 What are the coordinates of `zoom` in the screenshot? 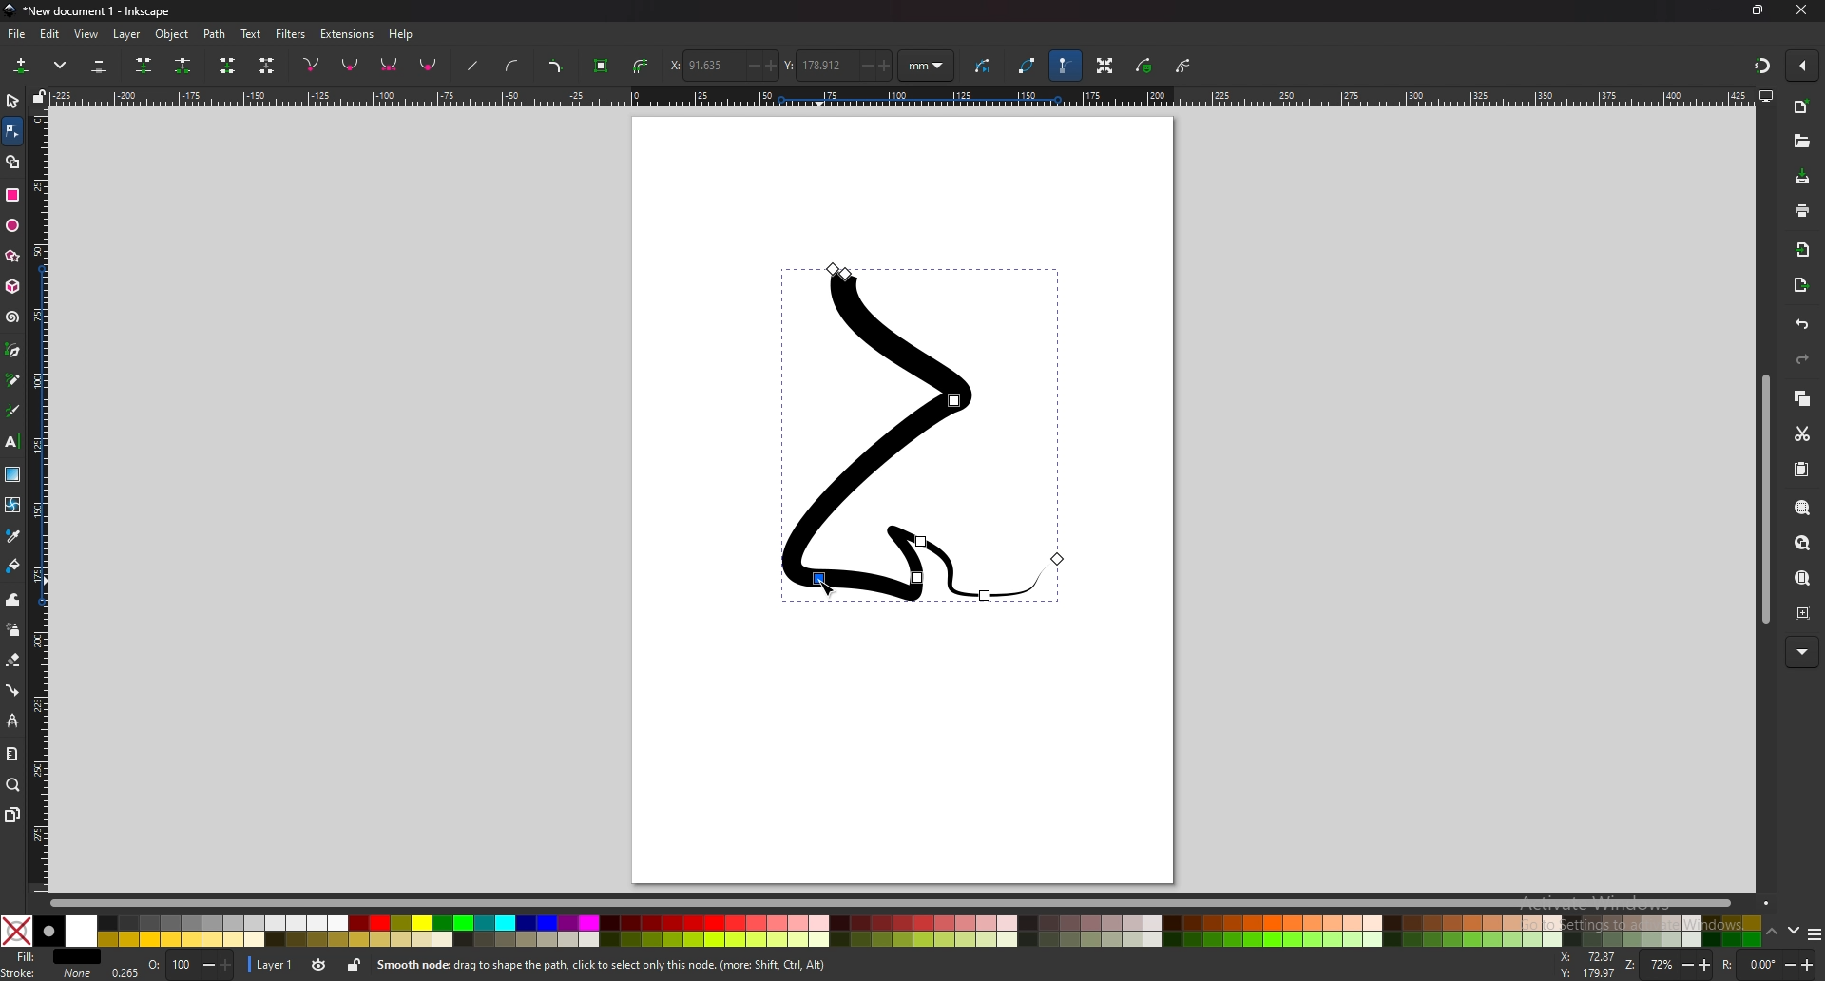 It's located at (14, 786).